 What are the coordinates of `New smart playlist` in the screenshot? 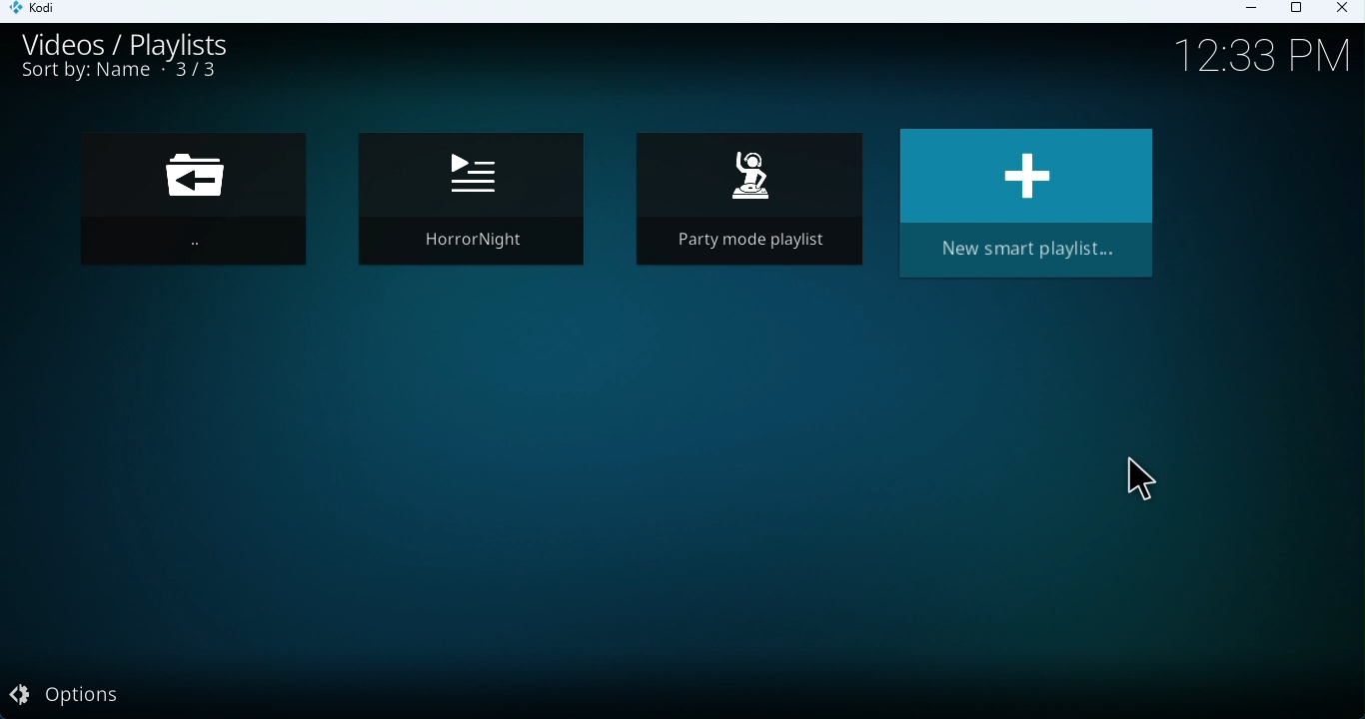 It's located at (1026, 210).